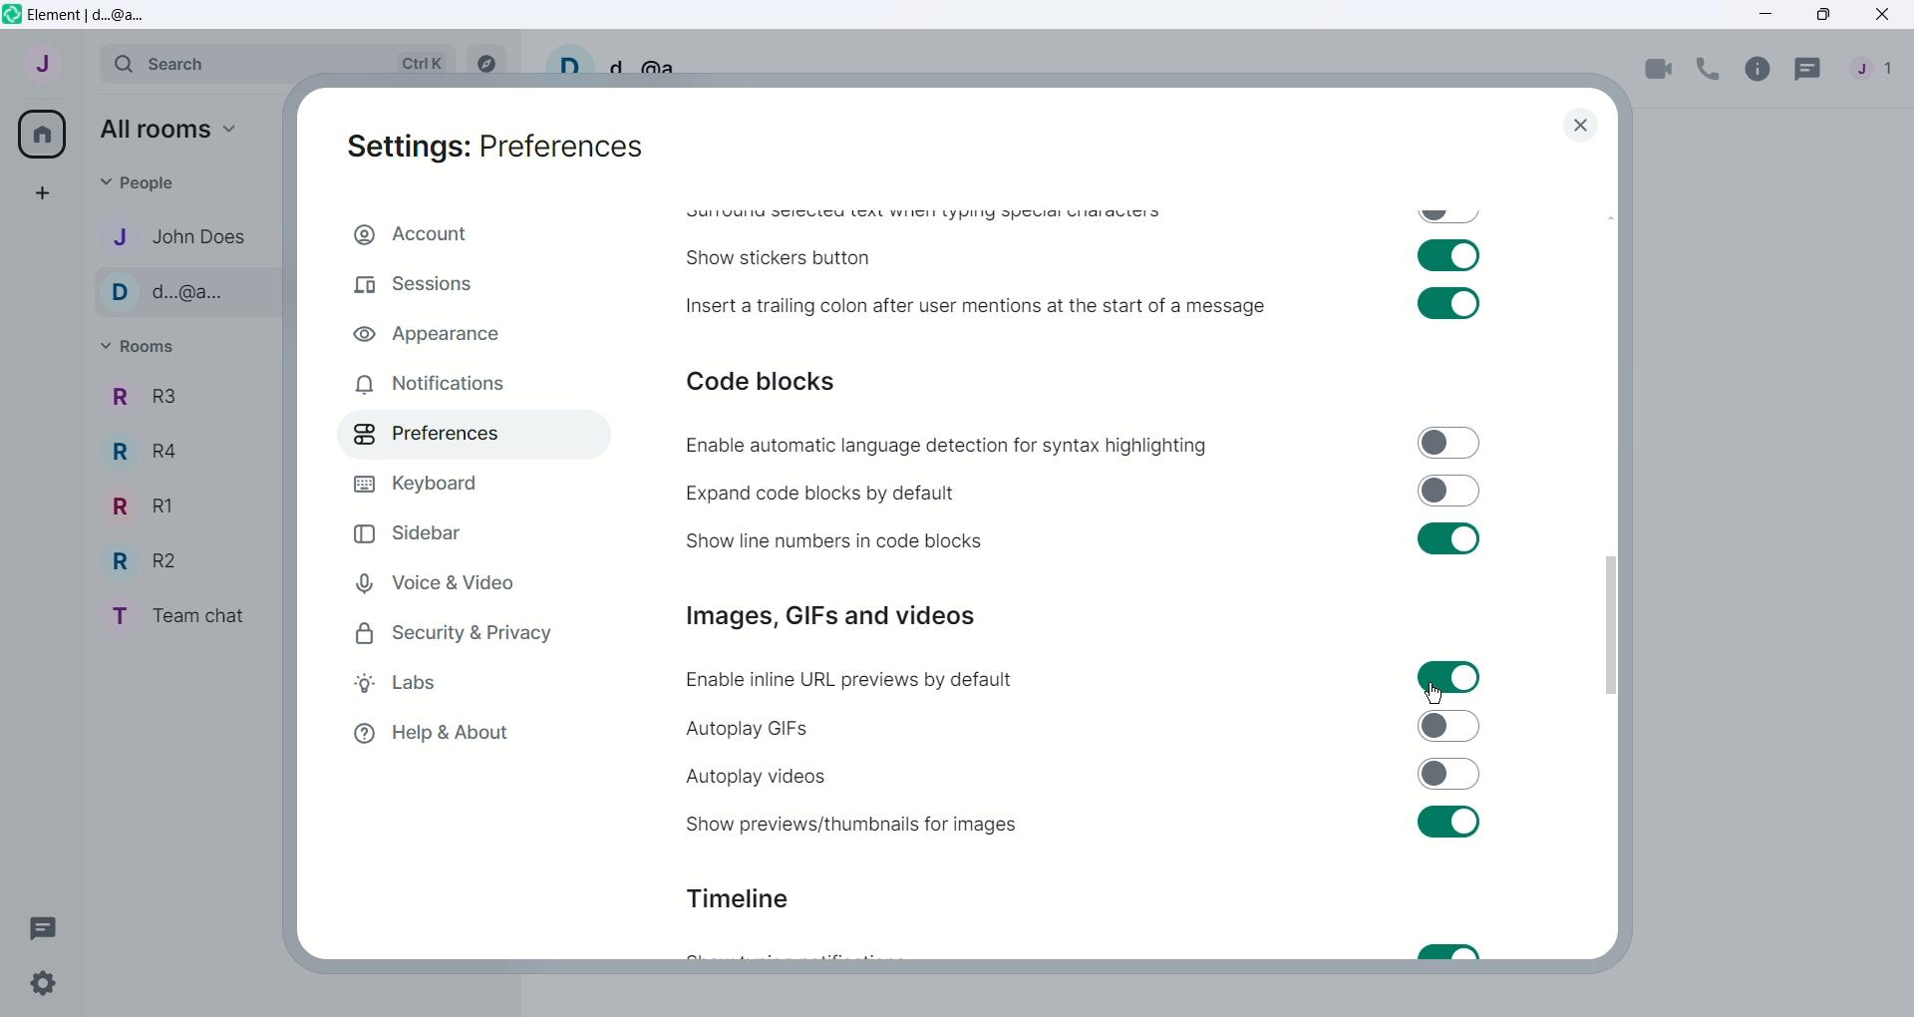  What do you see at coordinates (469, 331) in the screenshot?
I see `Appearance` at bounding box center [469, 331].